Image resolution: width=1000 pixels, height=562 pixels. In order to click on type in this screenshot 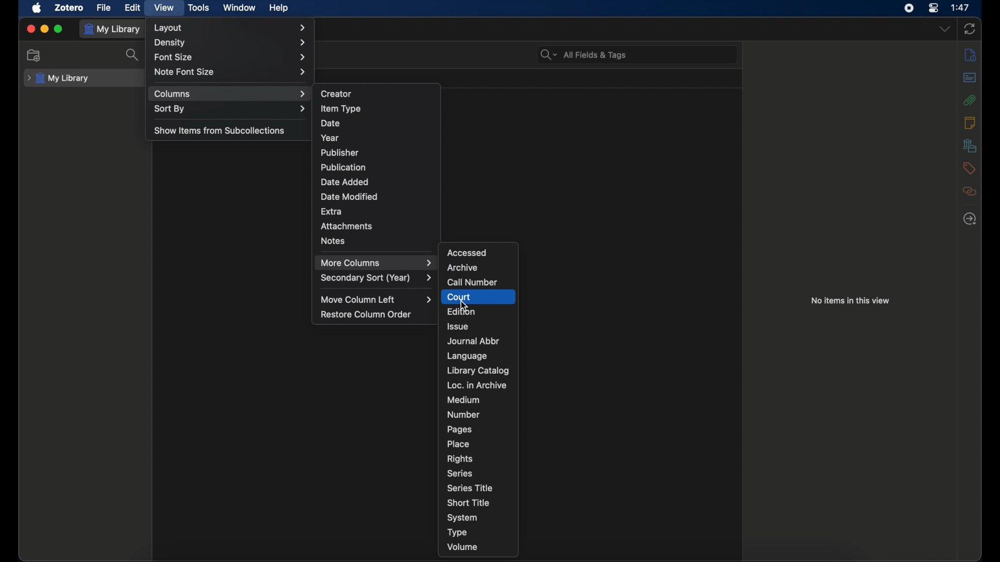, I will do `click(456, 532)`.